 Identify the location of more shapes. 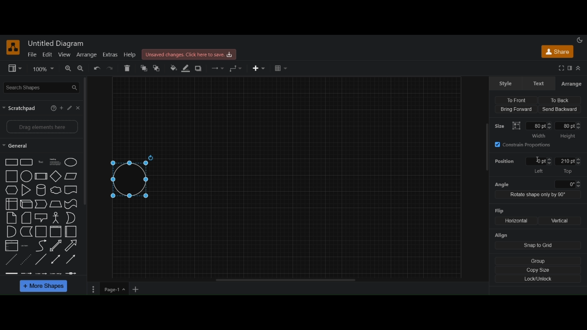
(44, 287).